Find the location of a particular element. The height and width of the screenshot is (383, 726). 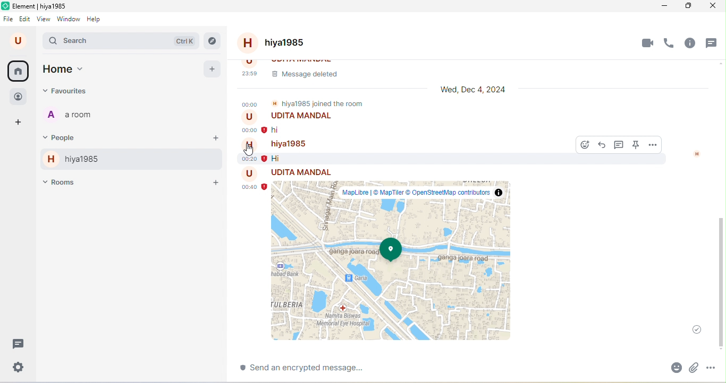

message deleted info is located at coordinates (466, 70).